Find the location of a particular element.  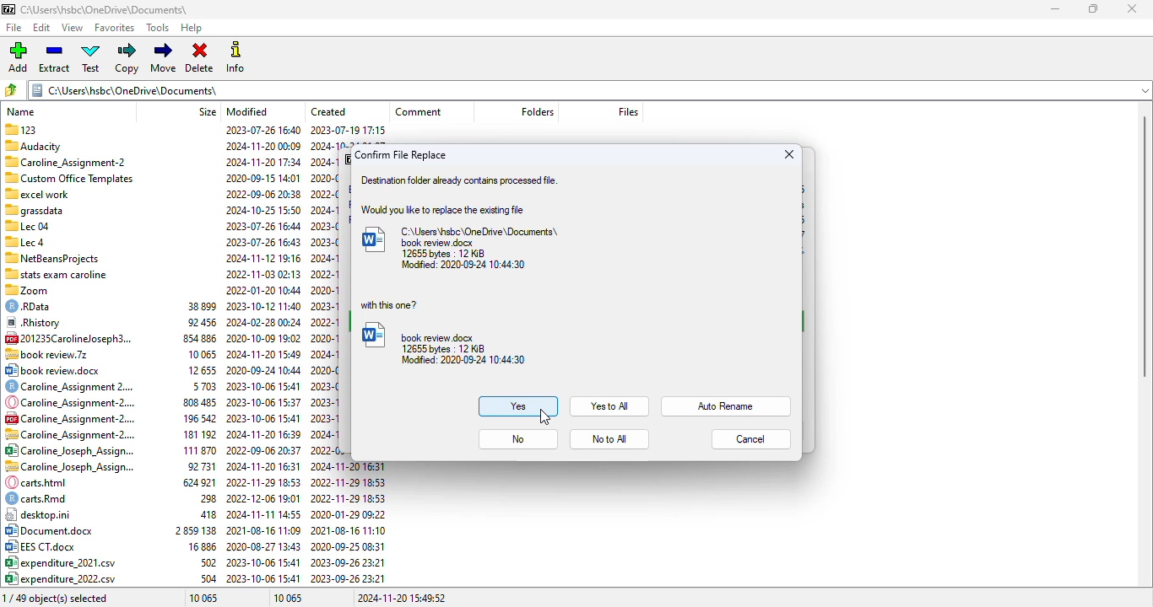

book review.docx is located at coordinates (444, 342).